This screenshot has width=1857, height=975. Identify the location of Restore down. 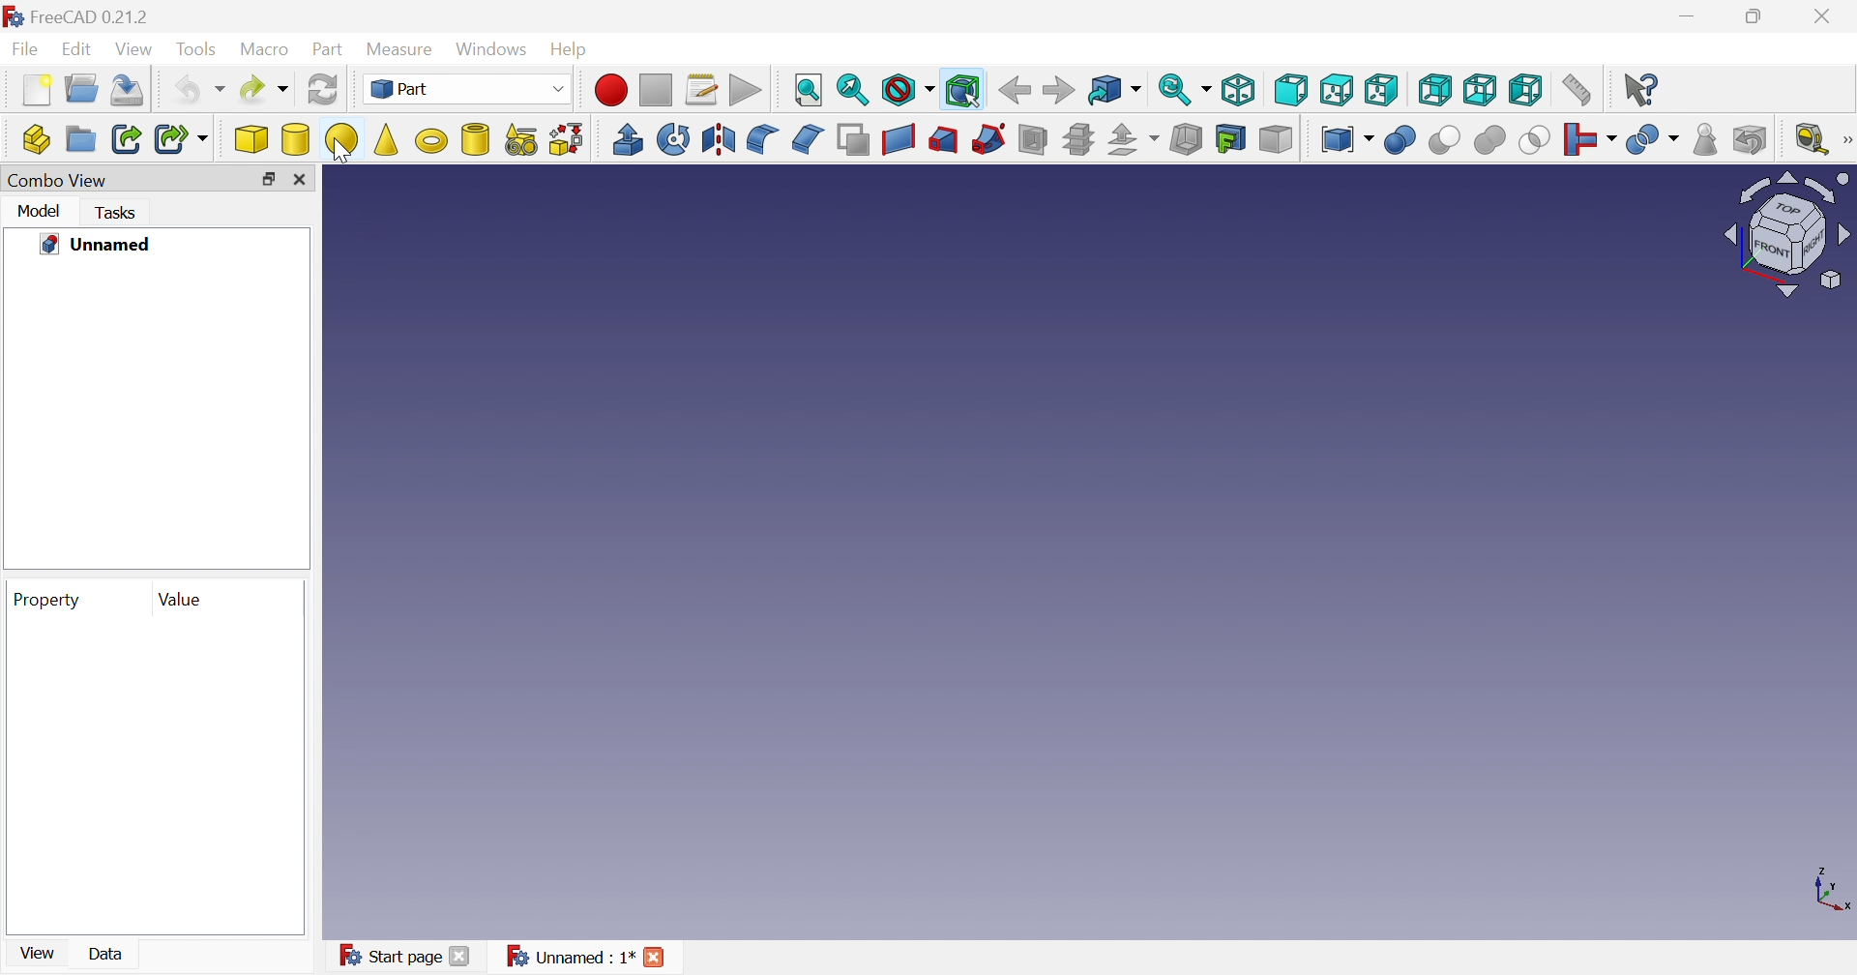
(268, 180).